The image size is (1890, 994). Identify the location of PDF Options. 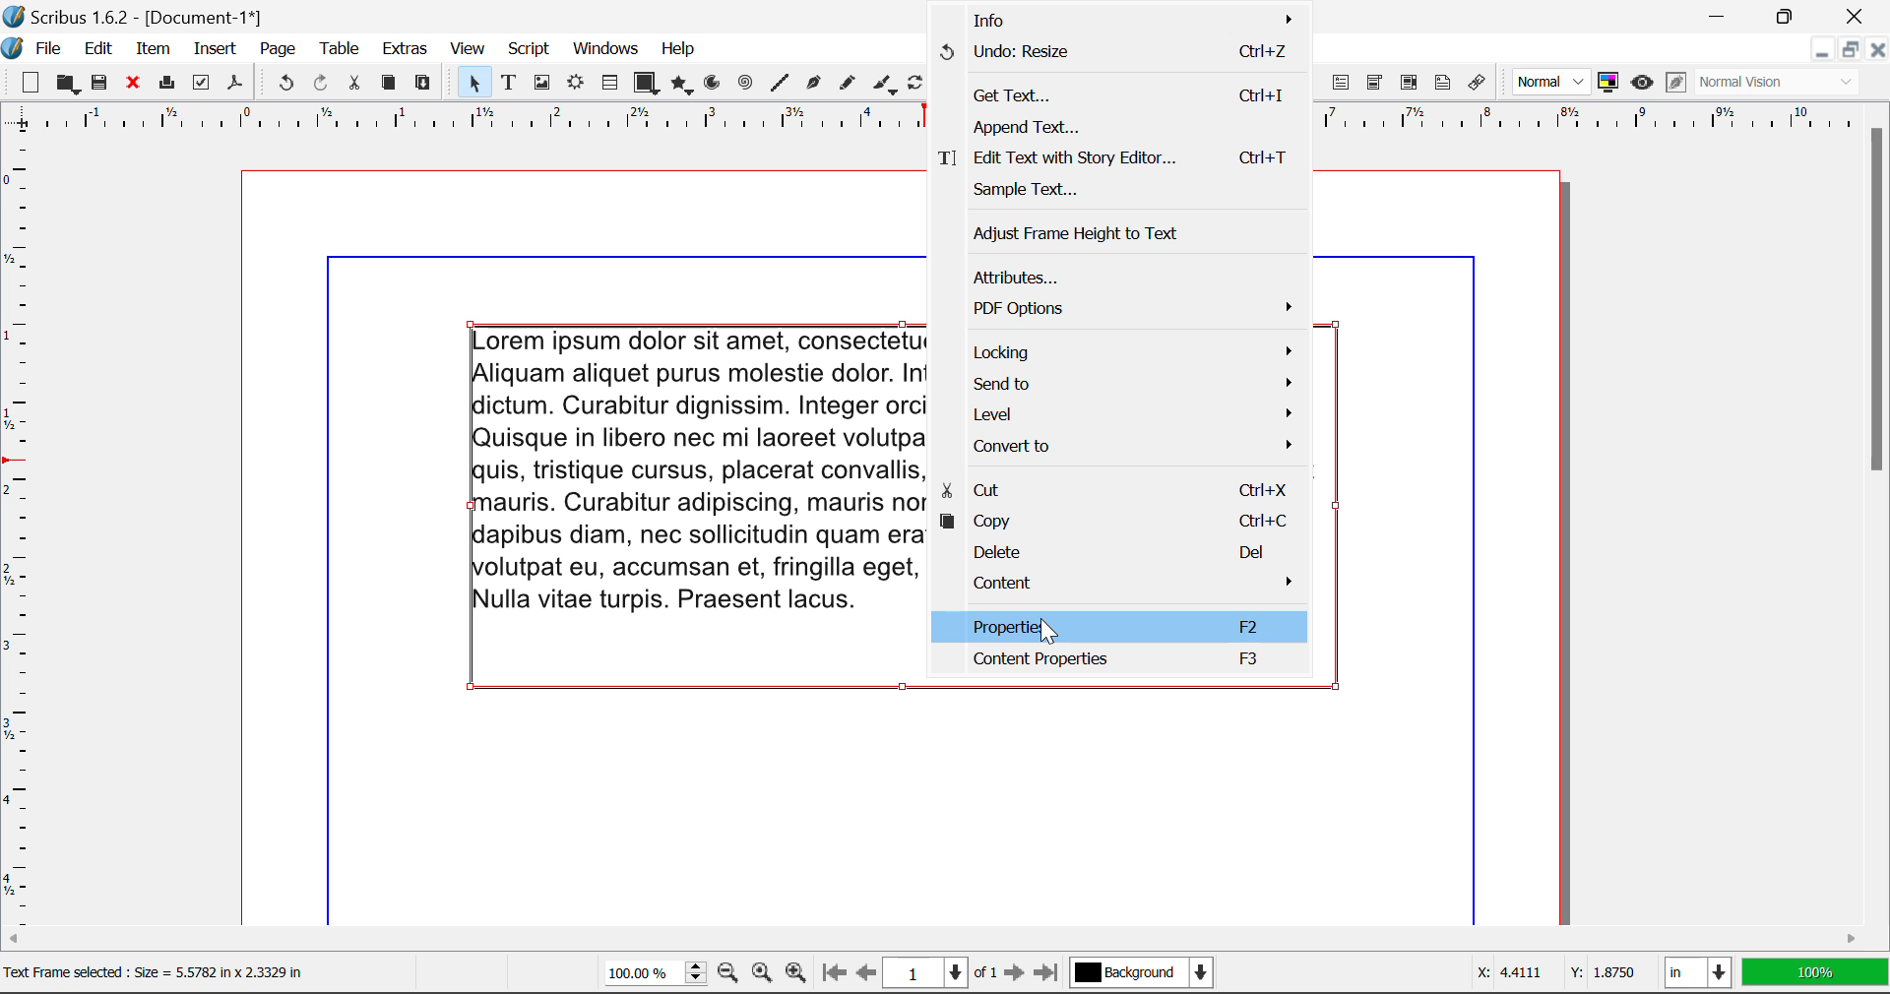
(1120, 311).